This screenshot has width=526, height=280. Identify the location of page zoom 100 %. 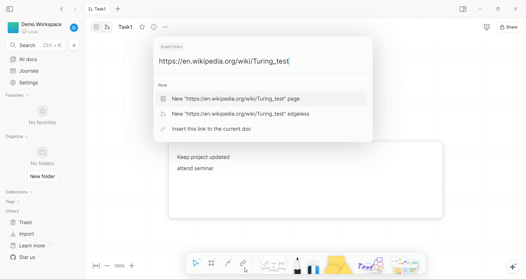
(112, 266).